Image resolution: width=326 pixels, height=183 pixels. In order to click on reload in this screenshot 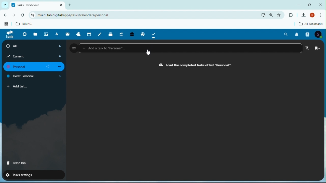, I will do `click(24, 15)`.